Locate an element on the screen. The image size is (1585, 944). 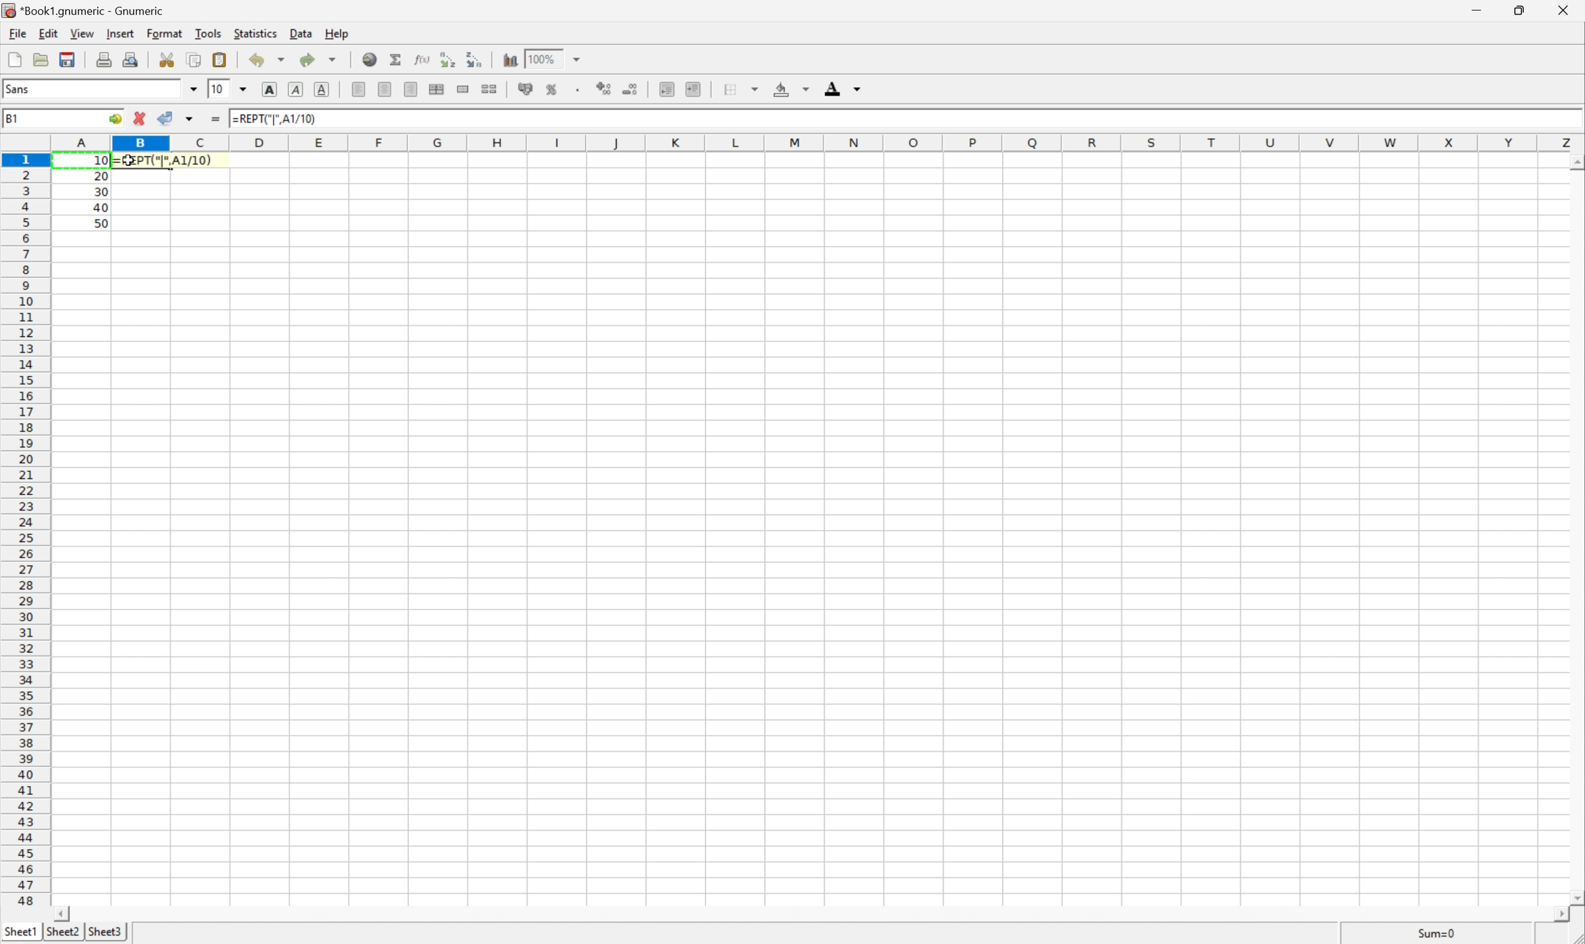
Insert a hyperlink is located at coordinates (370, 59).